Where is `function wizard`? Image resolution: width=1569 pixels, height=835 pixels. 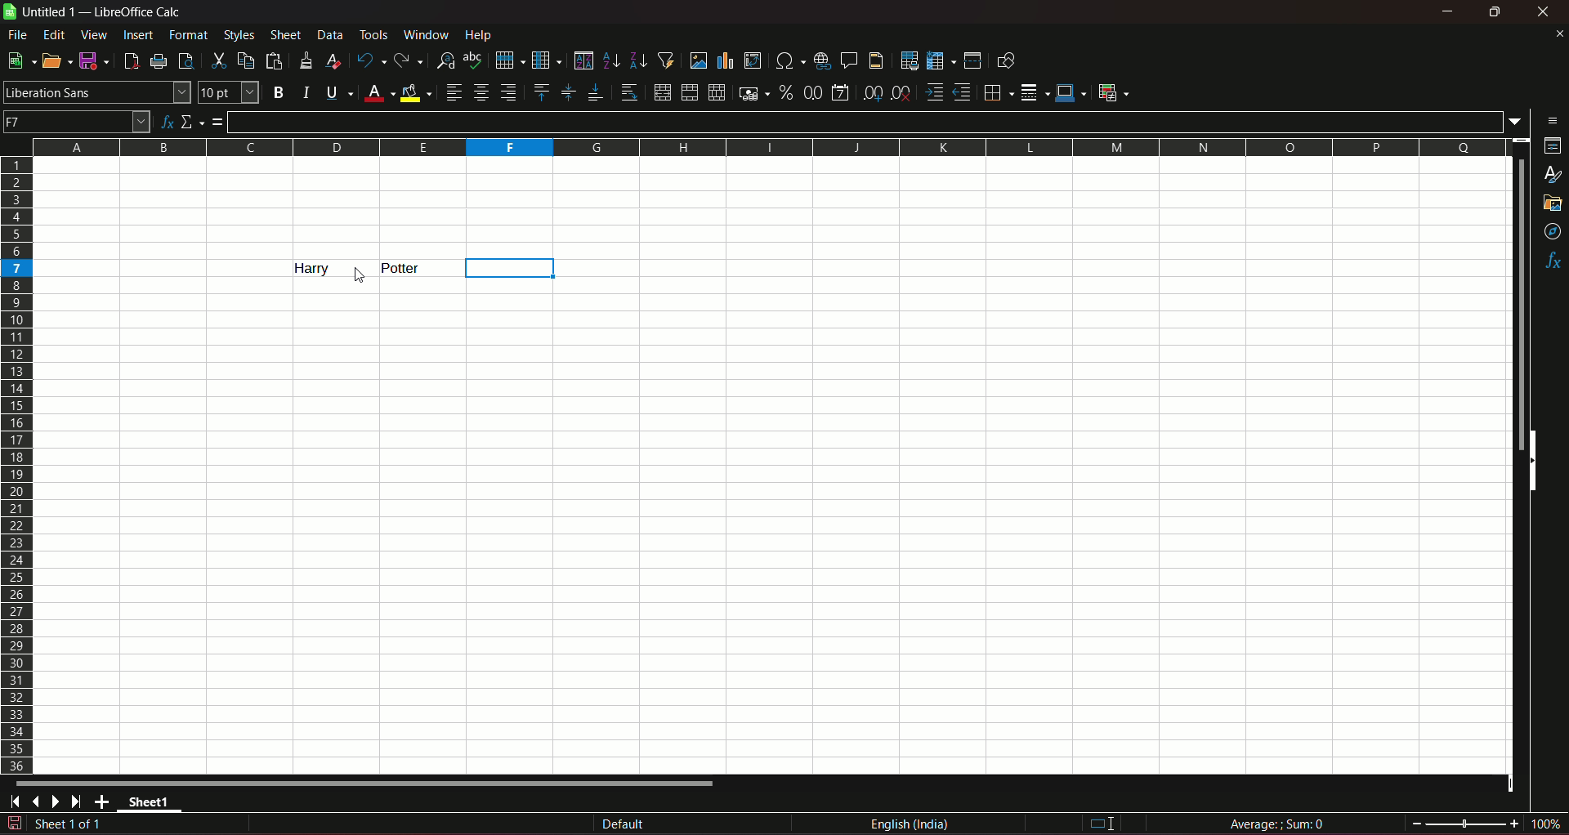
function wizard is located at coordinates (165, 123).